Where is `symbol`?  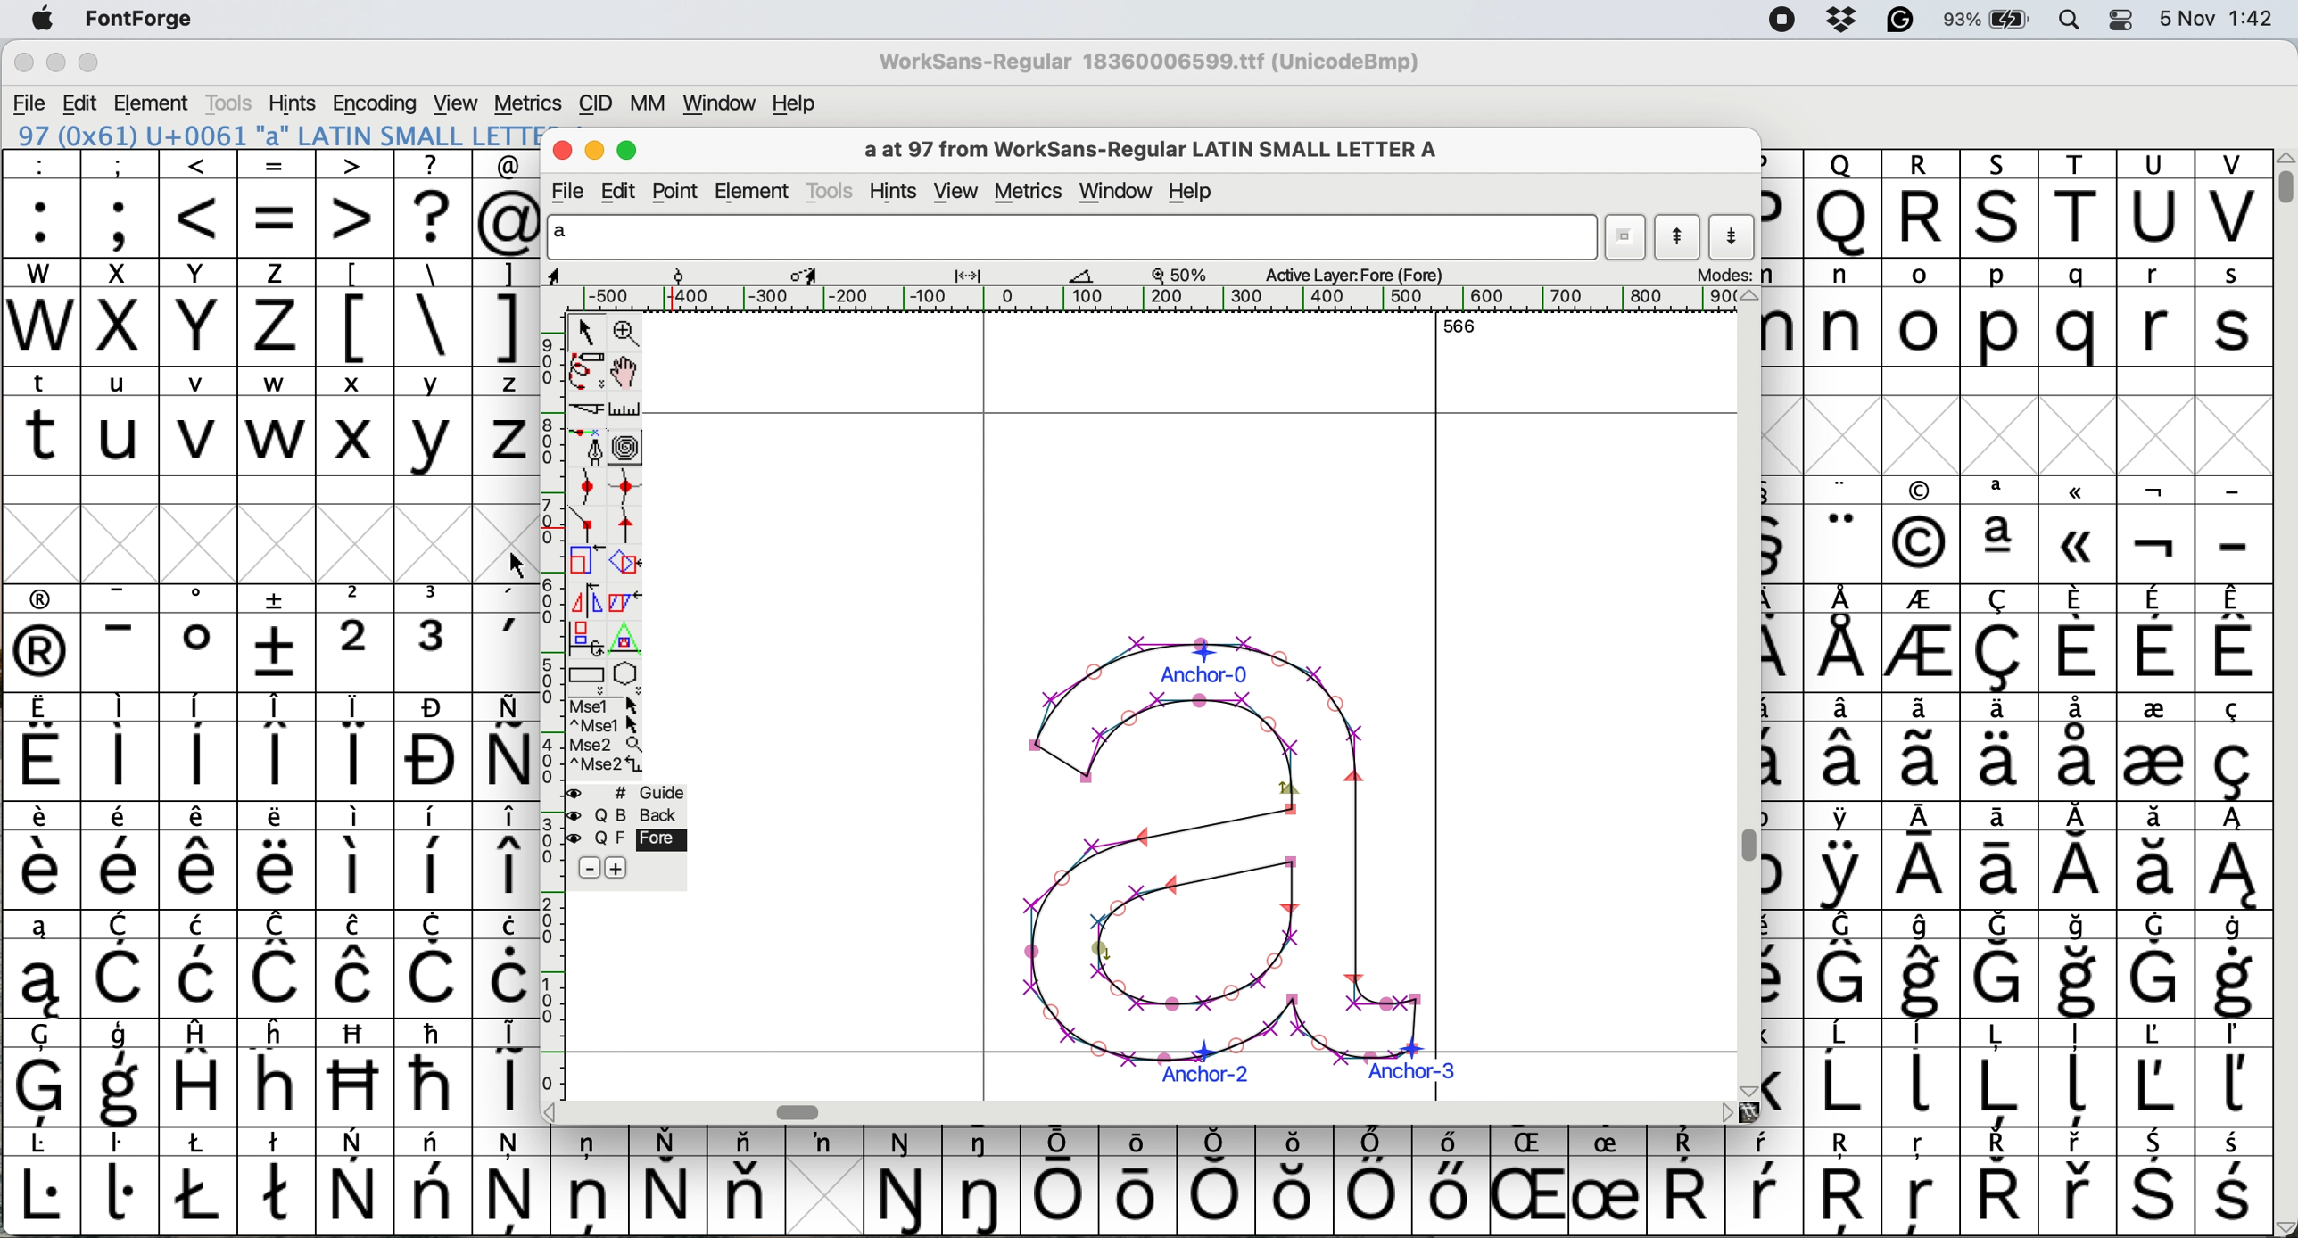
symbol is located at coordinates (2236, 638).